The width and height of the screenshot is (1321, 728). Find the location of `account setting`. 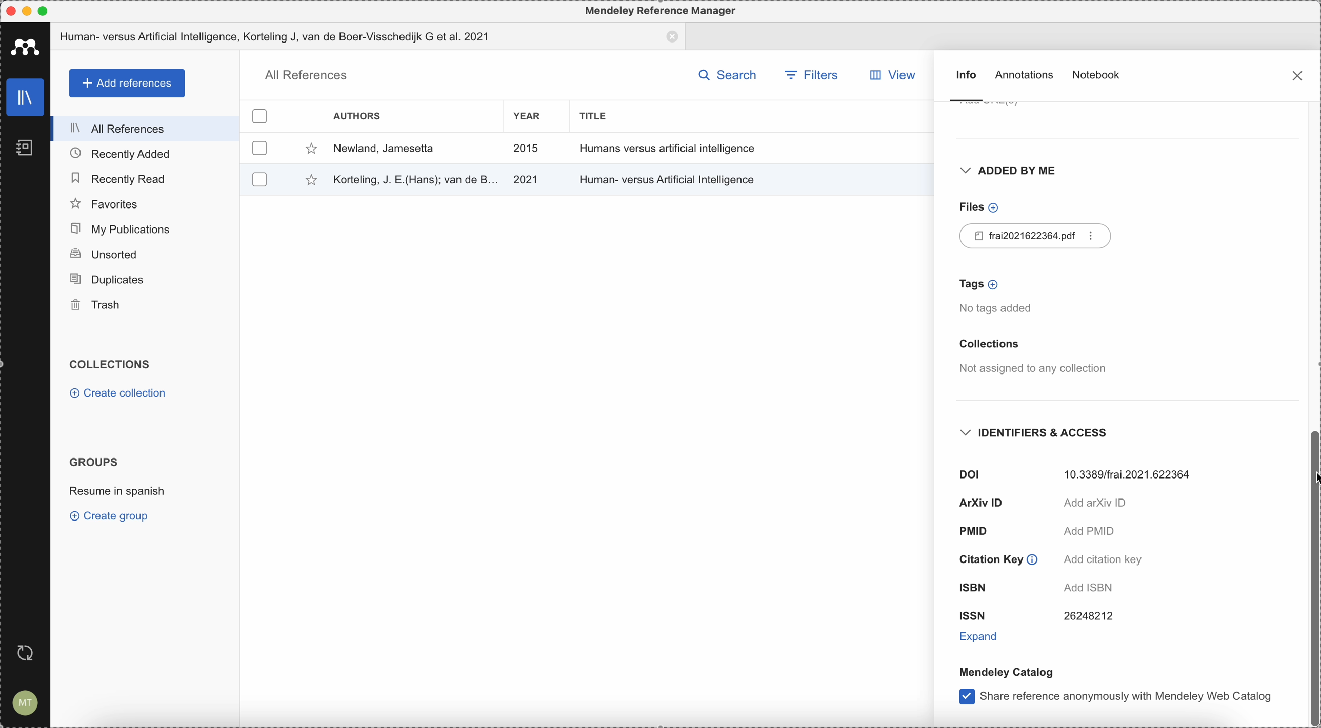

account setting is located at coordinates (26, 702).